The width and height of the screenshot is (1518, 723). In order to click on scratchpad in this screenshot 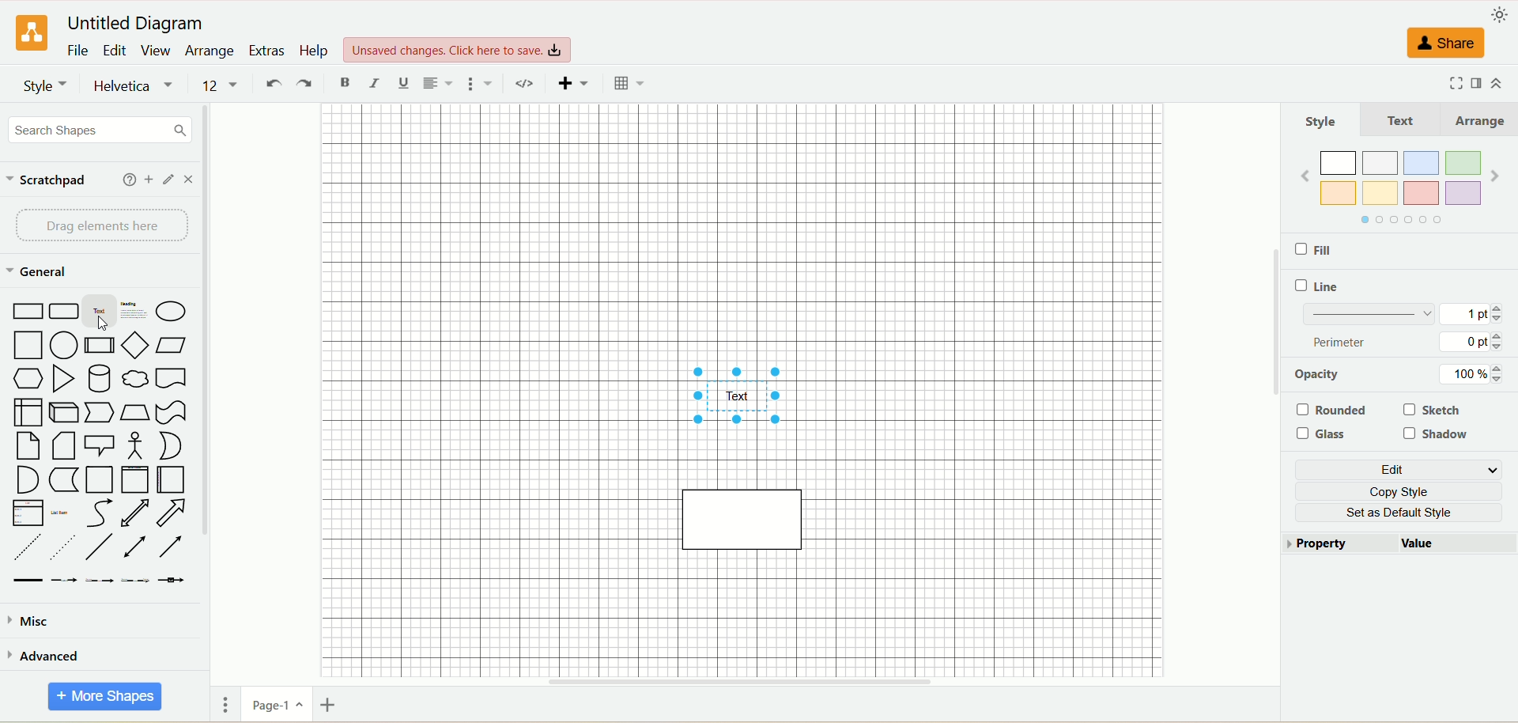, I will do `click(54, 178)`.